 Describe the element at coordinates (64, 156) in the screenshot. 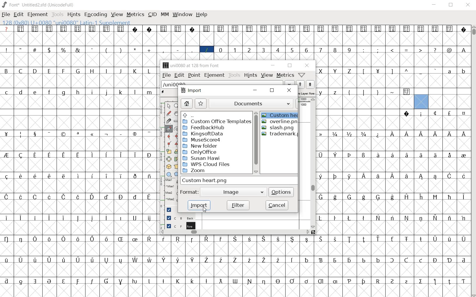

I see `glyph` at that location.